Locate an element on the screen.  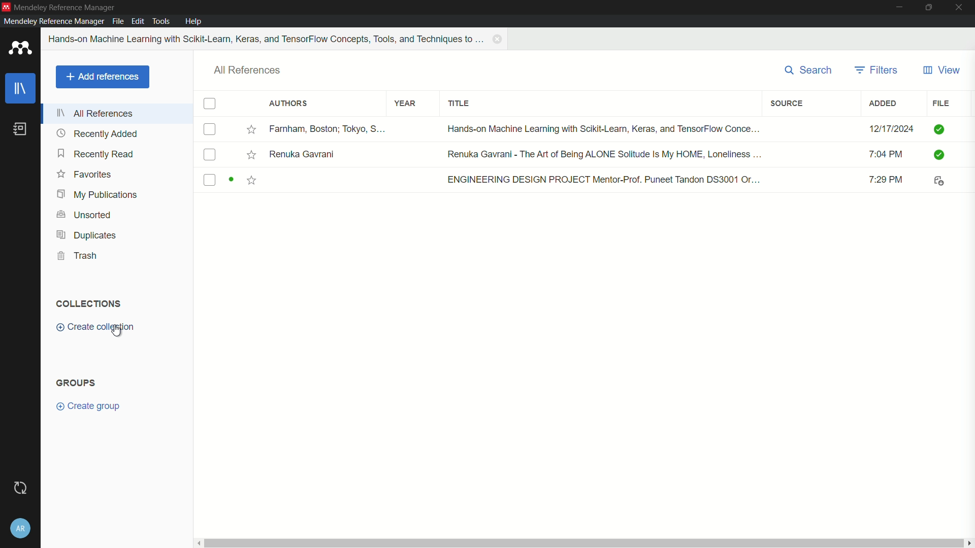
year is located at coordinates (406, 104).